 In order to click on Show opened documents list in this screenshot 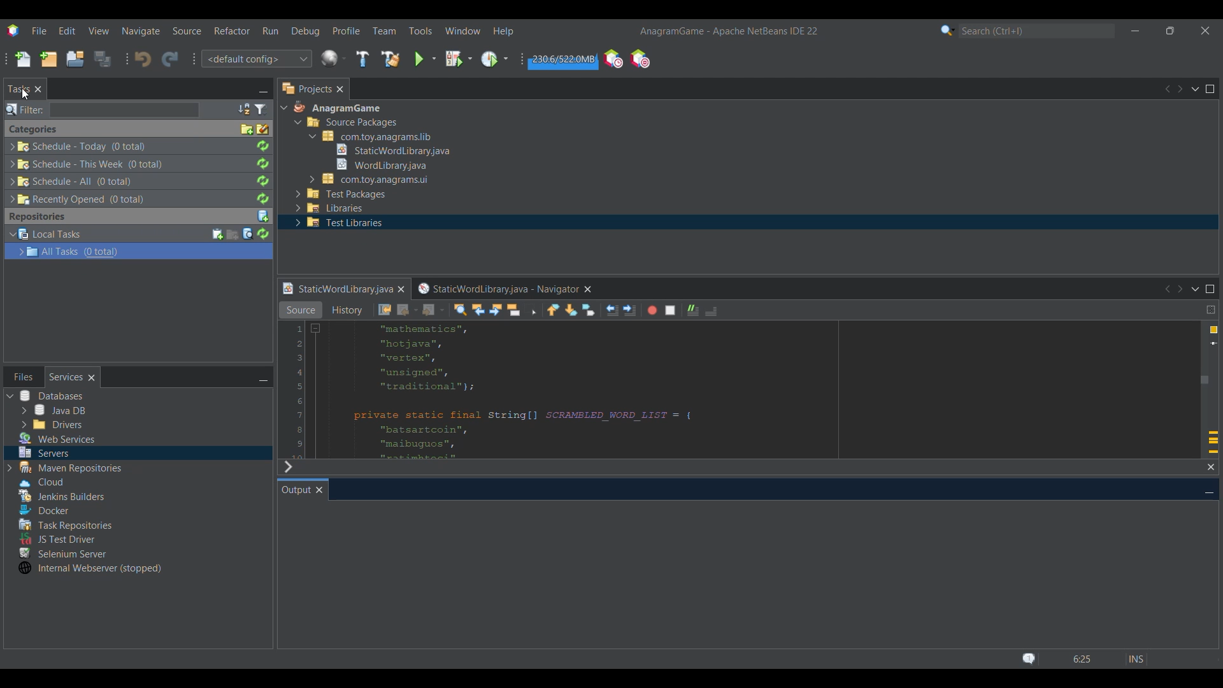, I will do `click(1195, 89)`.